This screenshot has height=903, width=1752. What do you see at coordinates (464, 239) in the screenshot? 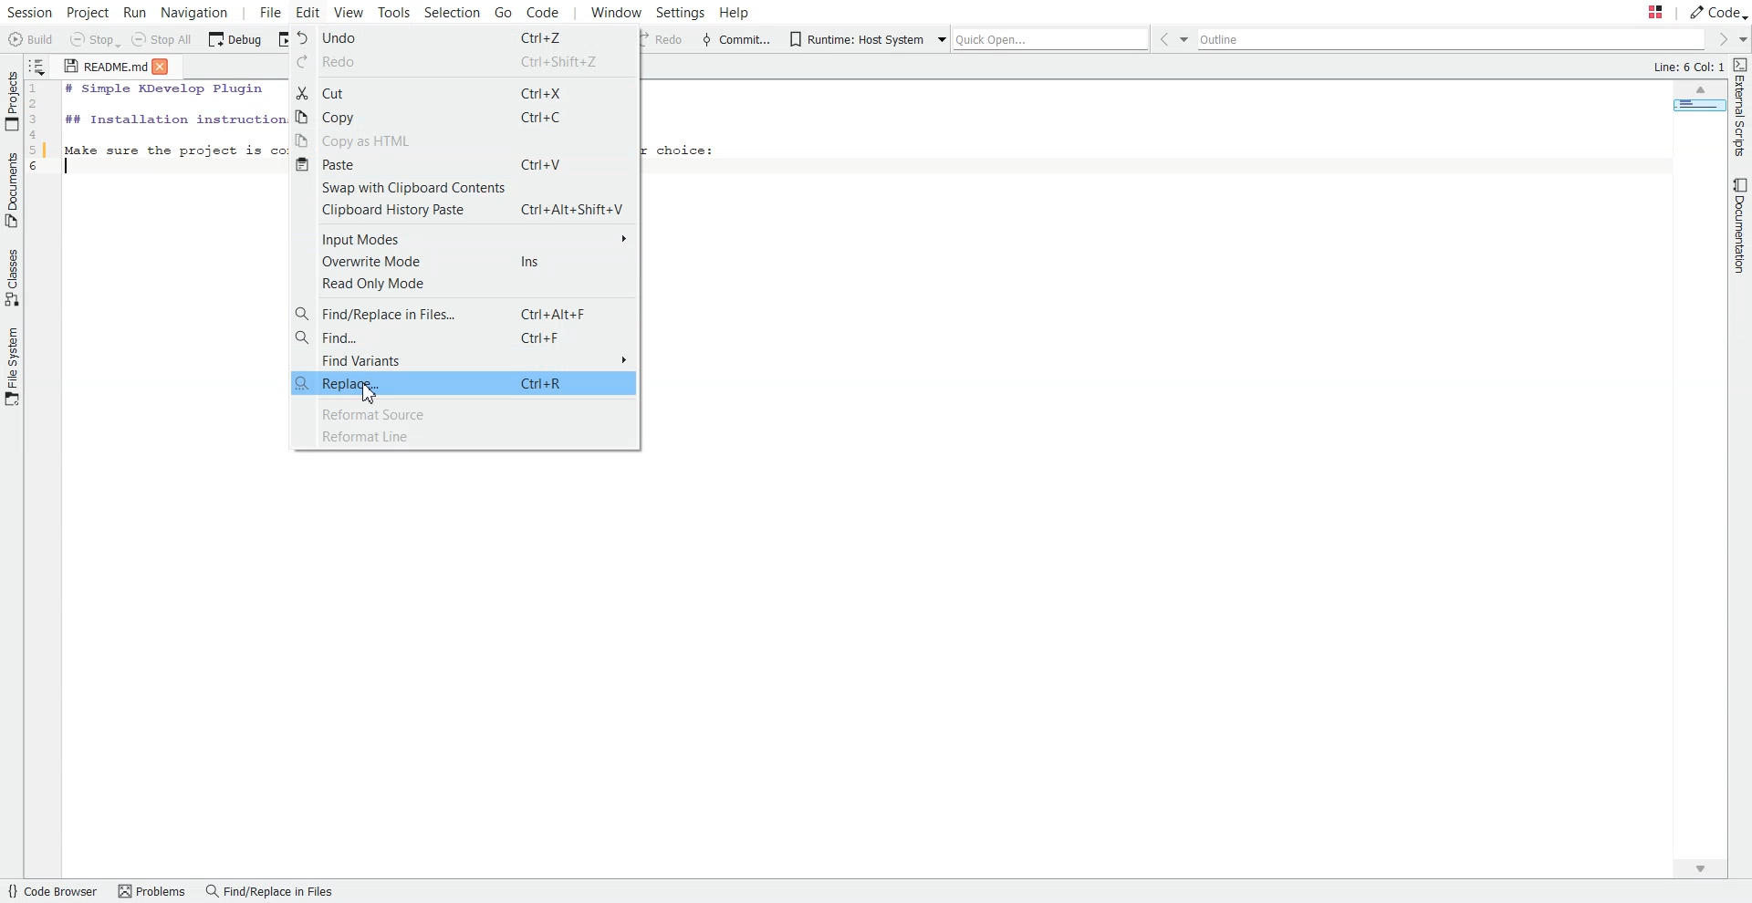
I see `Input Modes` at bounding box center [464, 239].